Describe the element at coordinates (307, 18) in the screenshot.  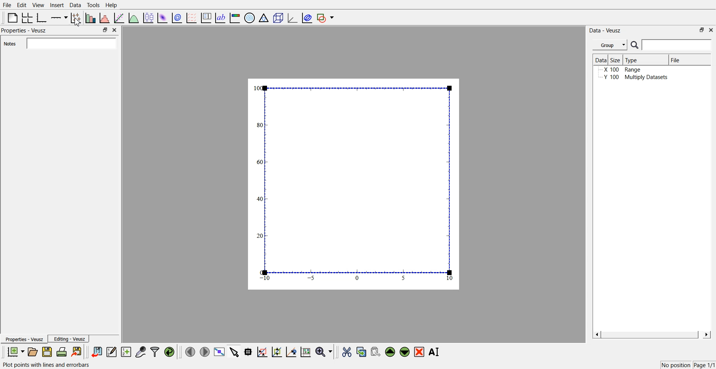
I see `plot covariance ellipses` at that location.